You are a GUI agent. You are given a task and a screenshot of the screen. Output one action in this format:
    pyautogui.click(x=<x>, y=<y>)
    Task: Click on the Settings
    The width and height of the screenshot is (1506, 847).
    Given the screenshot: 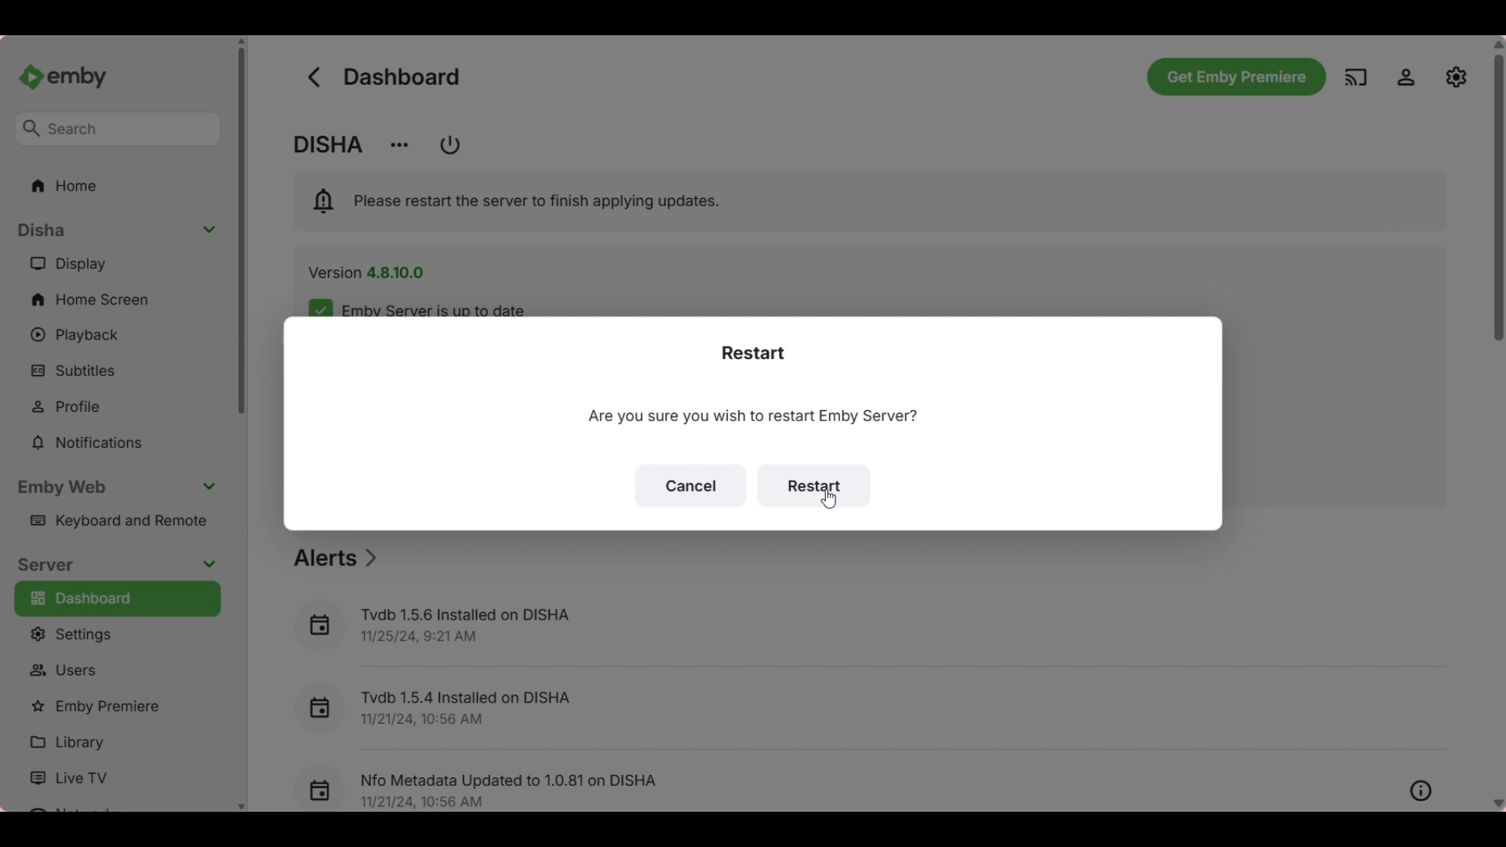 What is the action you would take?
    pyautogui.click(x=1406, y=77)
    